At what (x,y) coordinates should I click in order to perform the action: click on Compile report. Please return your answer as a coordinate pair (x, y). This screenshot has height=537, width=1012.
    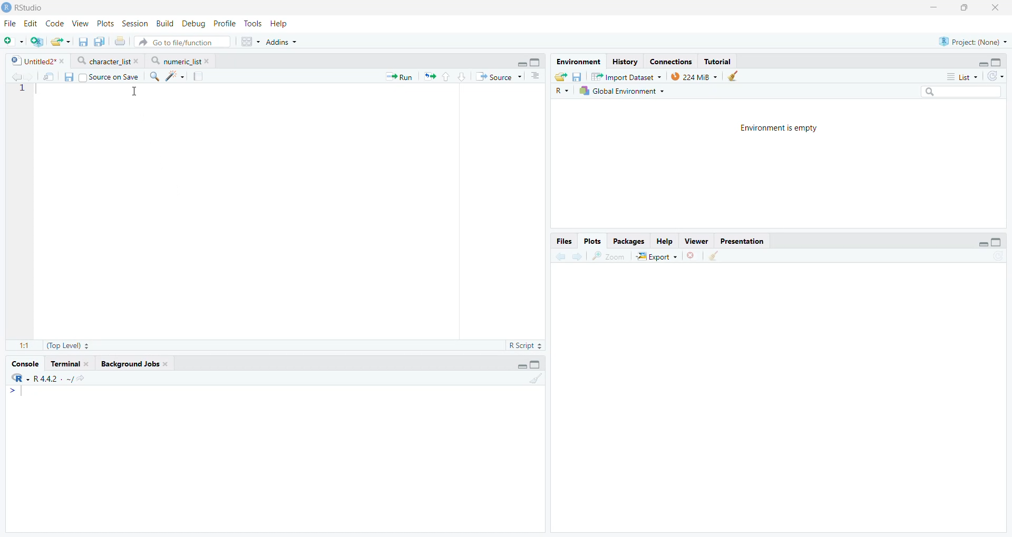
    Looking at the image, I should click on (199, 76).